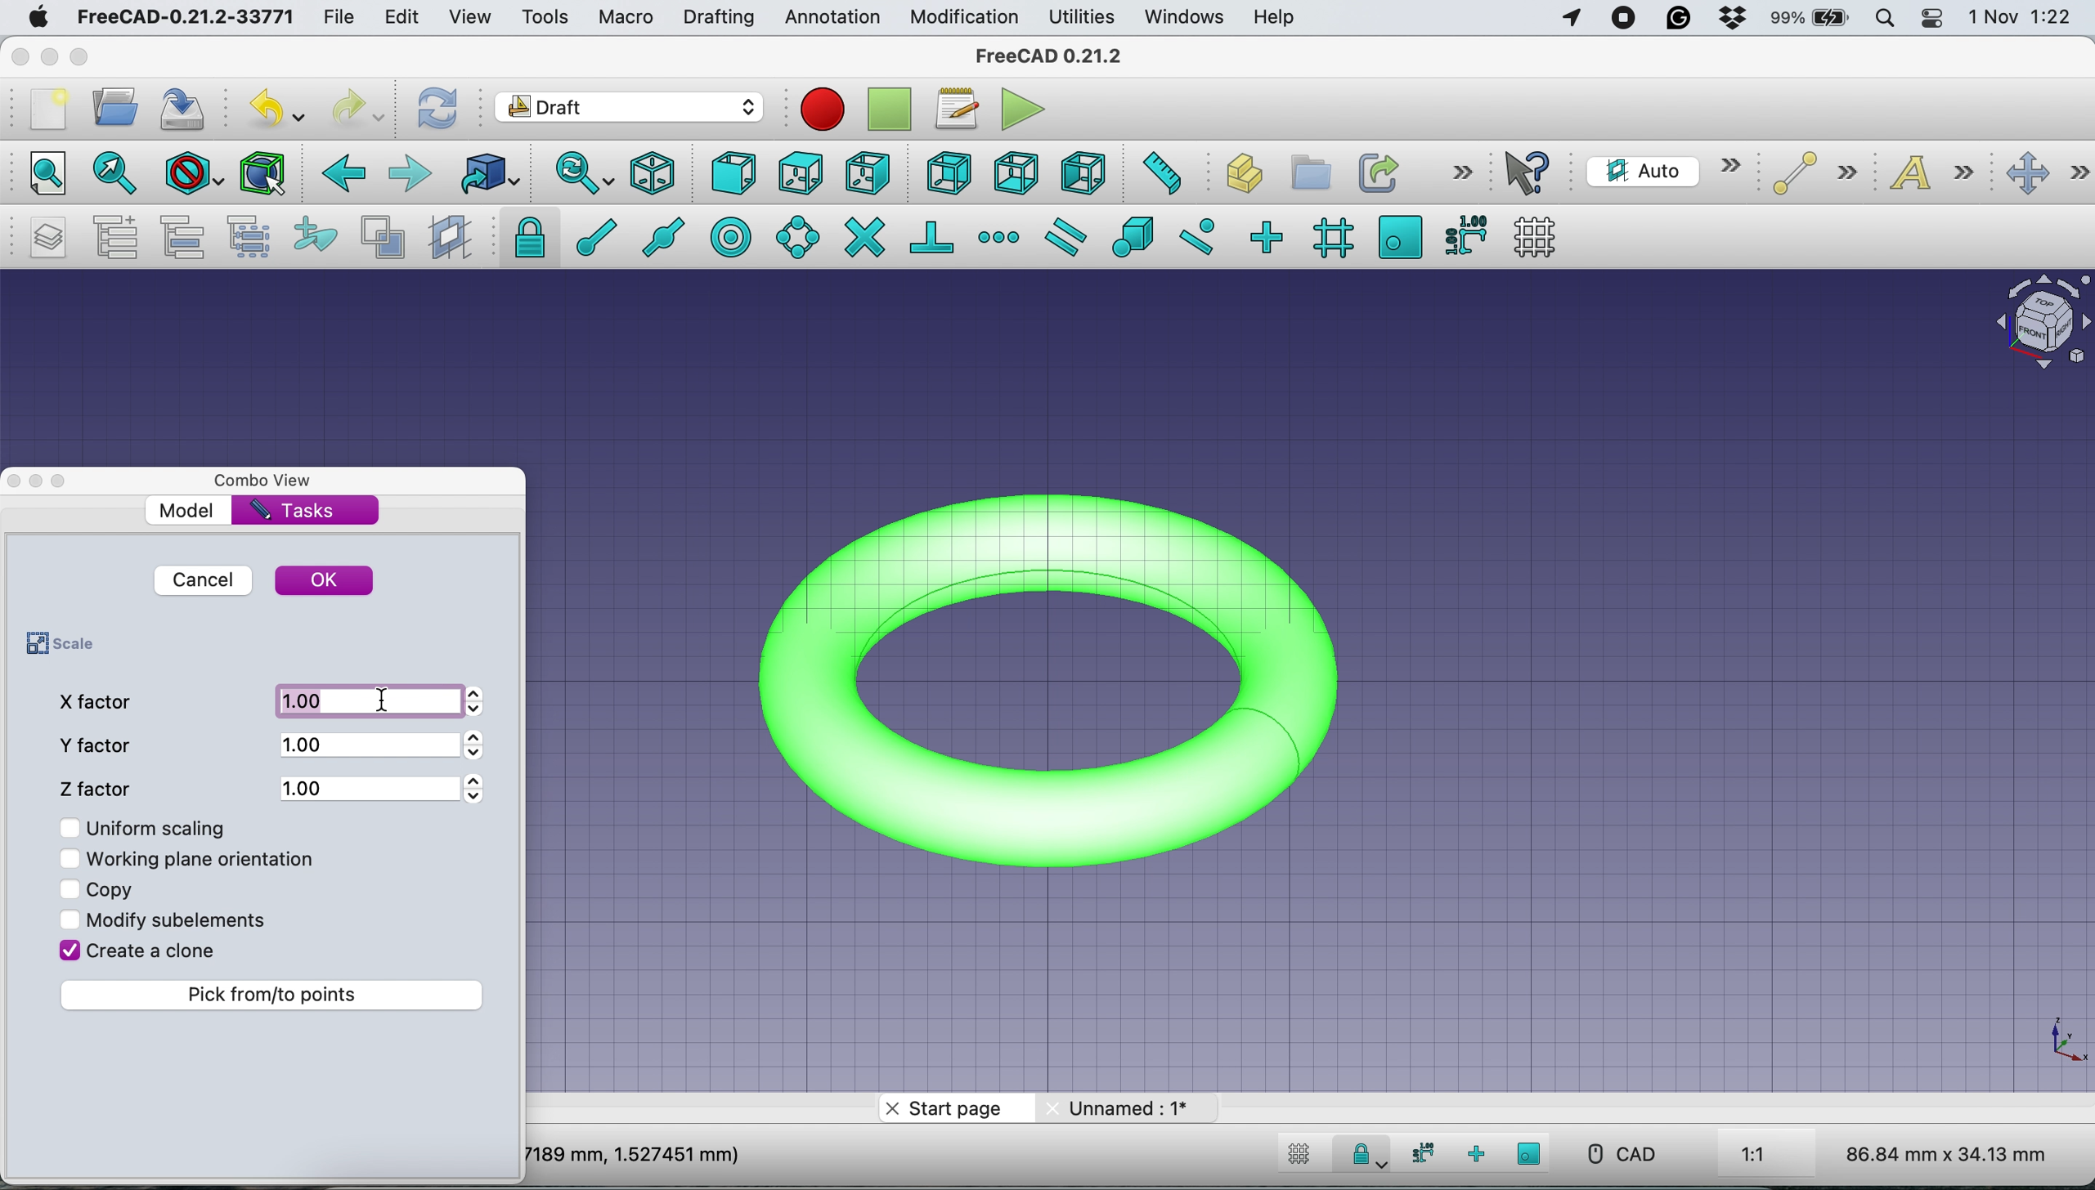 This screenshot has height=1190, width=2095. I want to click on model, so click(189, 510).